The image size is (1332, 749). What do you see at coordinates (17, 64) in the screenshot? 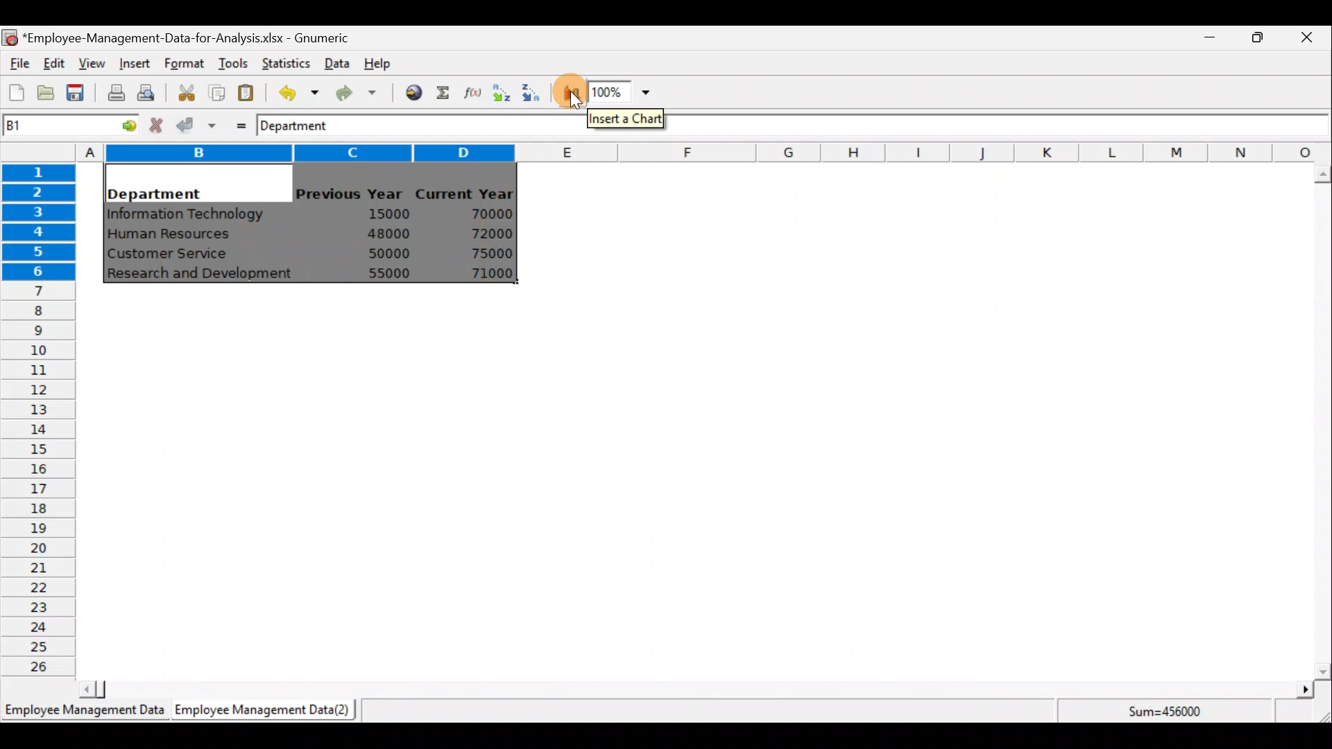
I see `File` at bounding box center [17, 64].